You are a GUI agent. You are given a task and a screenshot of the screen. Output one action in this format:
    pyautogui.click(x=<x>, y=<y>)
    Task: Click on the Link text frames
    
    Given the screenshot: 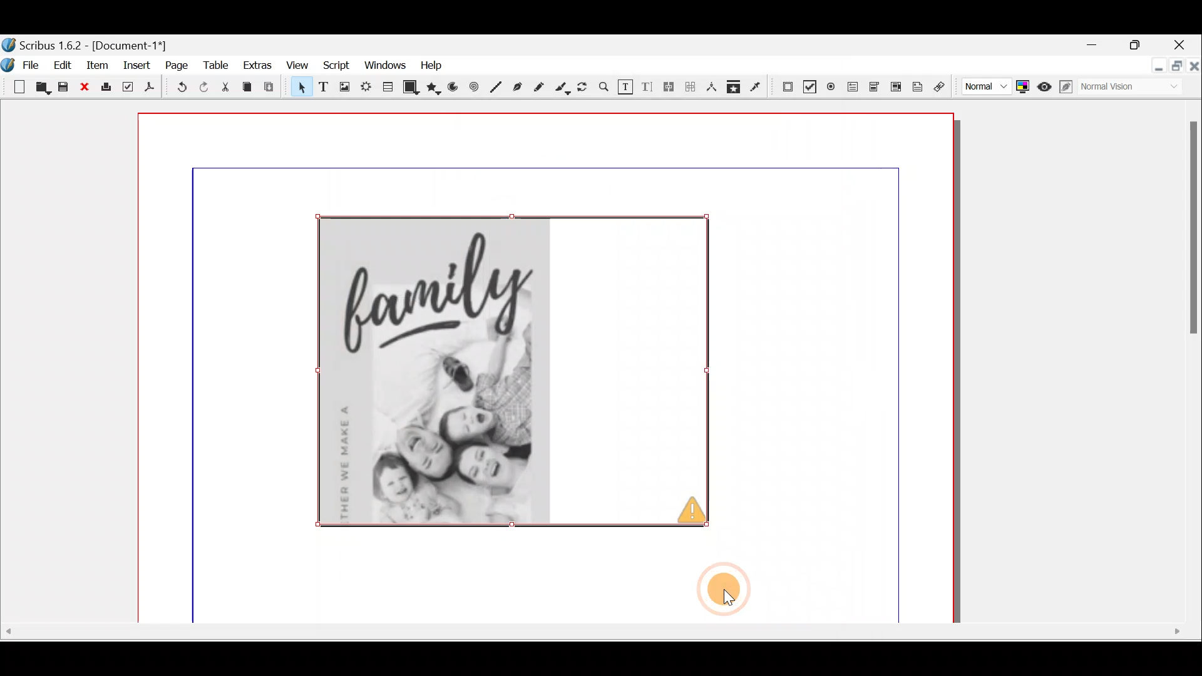 What is the action you would take?
    pyautogui.click(x=670, y=86)
    